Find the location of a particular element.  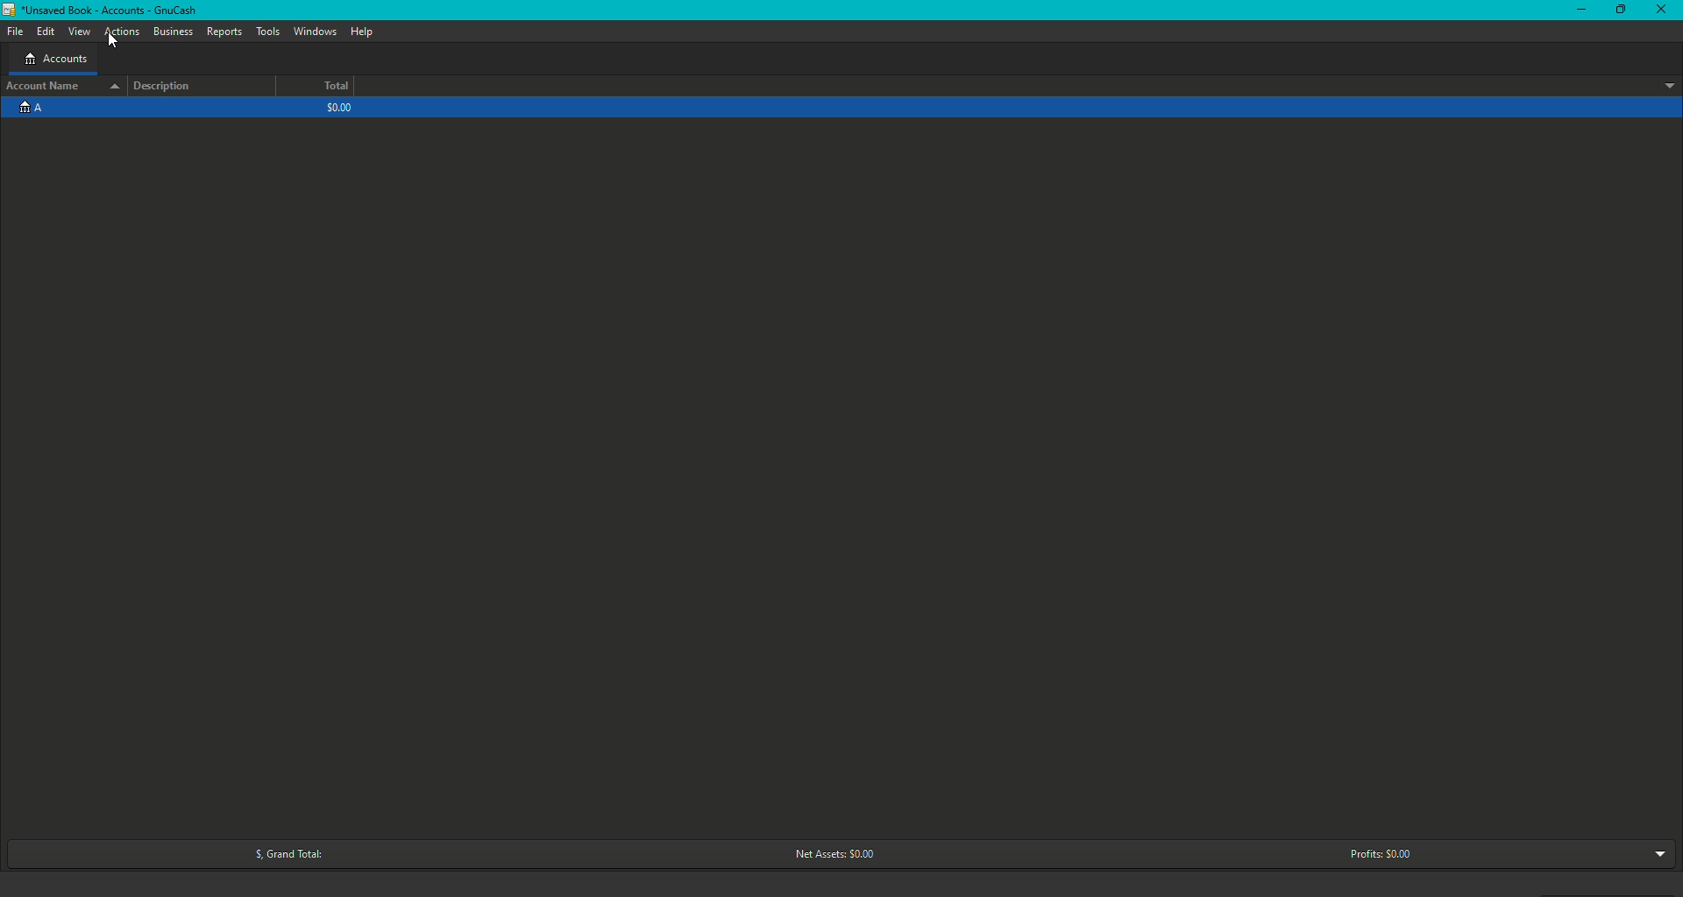

Business is located at coordinates (173, 32).